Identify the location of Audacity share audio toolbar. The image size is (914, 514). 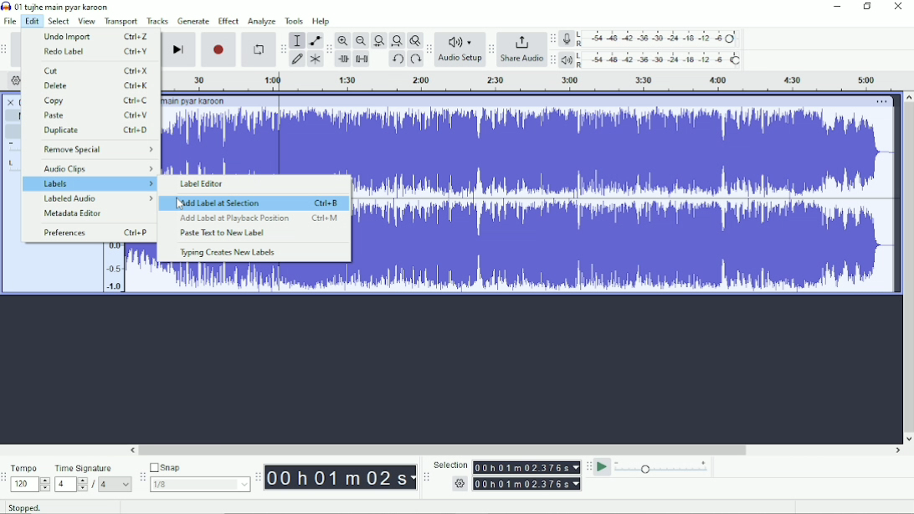
(491, 50).